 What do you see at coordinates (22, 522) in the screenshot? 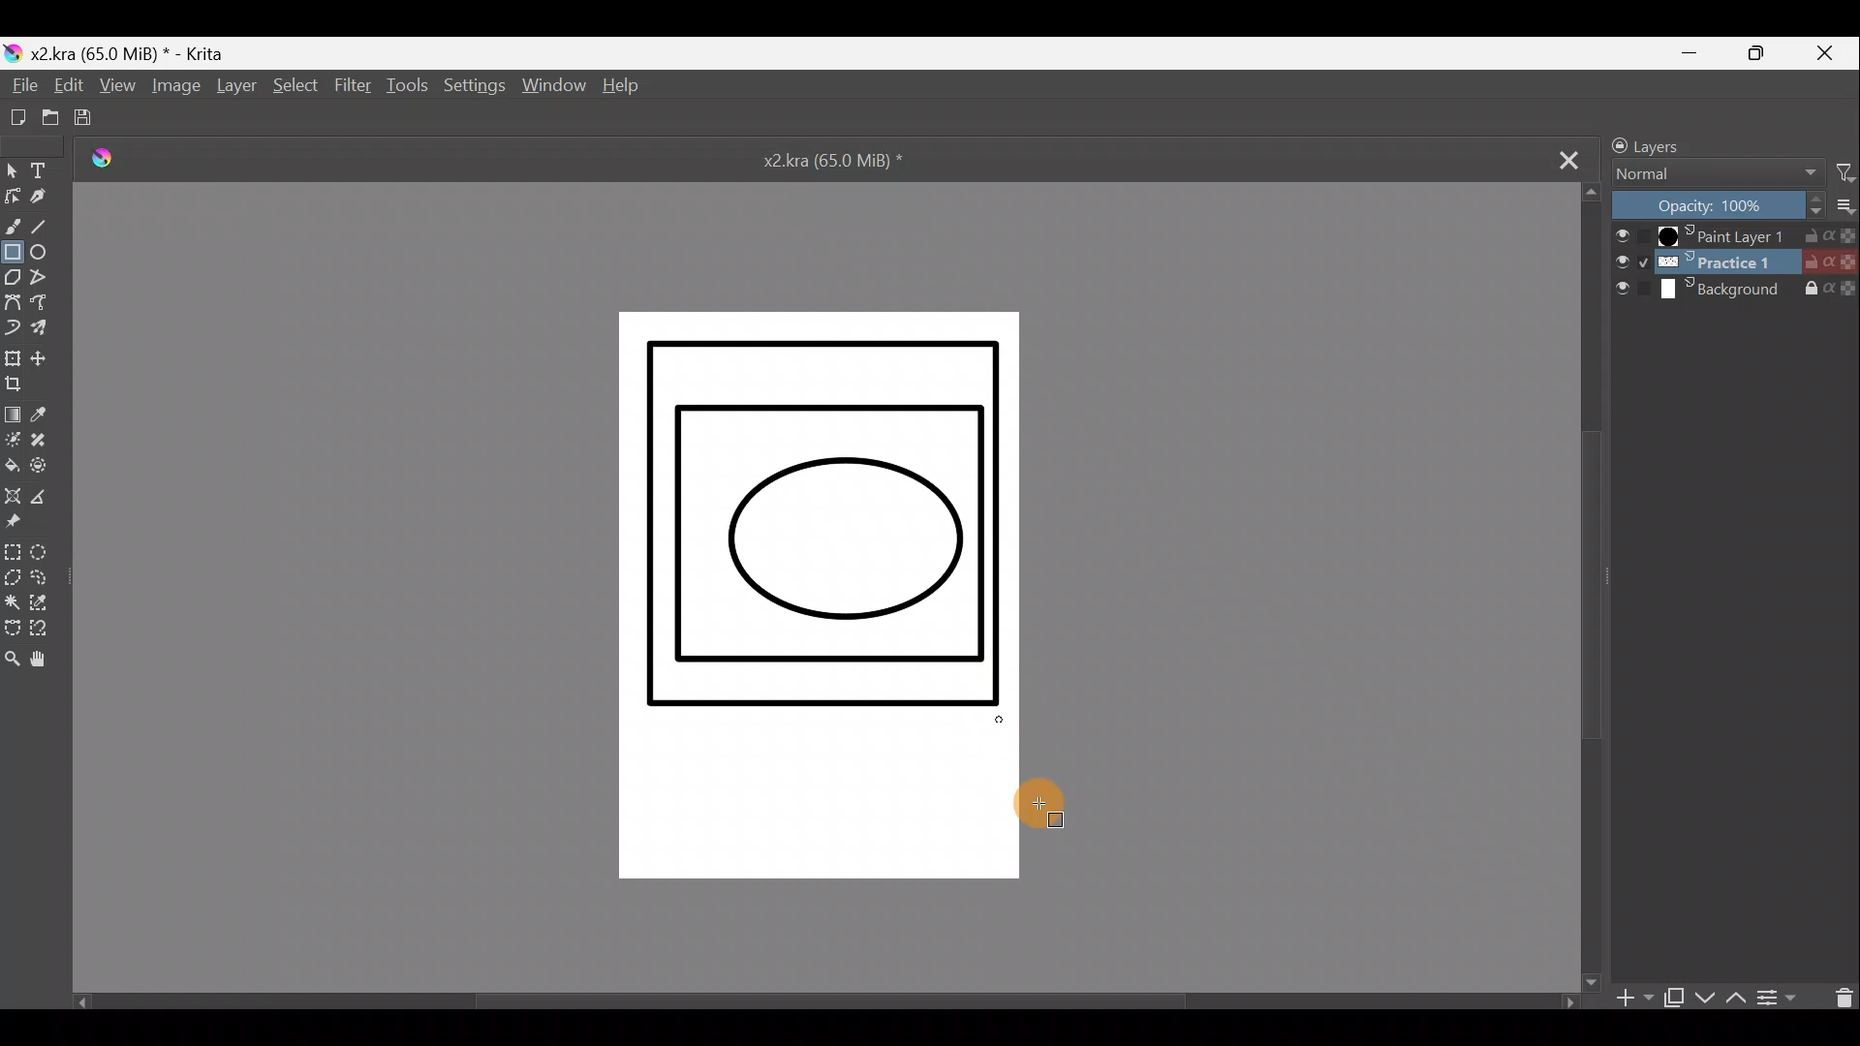
I see `Reference images tool` at bounding box center [22, 522].